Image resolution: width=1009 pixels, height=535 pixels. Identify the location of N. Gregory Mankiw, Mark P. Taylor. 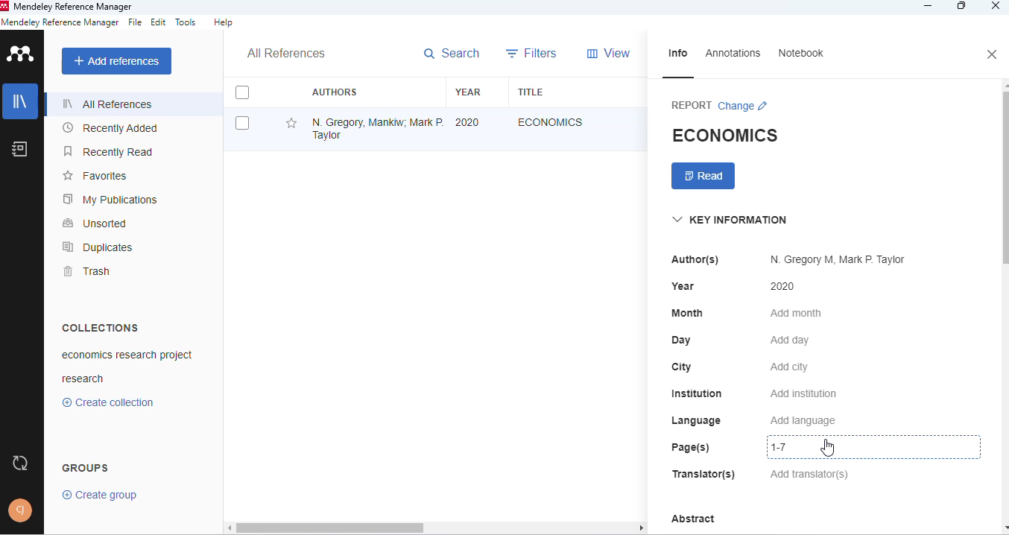
(376, 128).